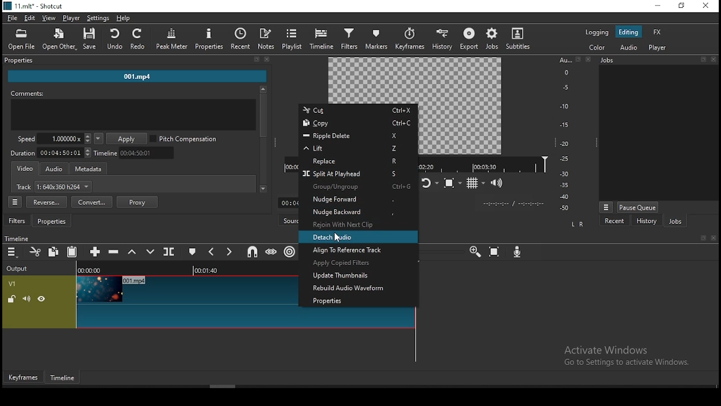 This screenshot has width=721, height=406. I want to click on properties, so click(135, 60).